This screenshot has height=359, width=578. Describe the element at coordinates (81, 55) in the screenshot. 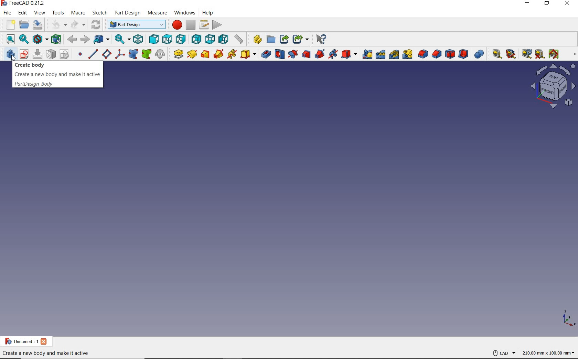

I see `CREATE A DATUM POINT` at that location.